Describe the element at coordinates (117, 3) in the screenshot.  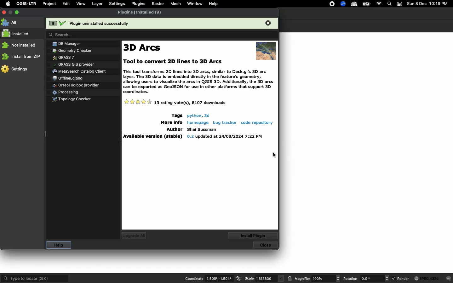
I see `Settings` at that location.